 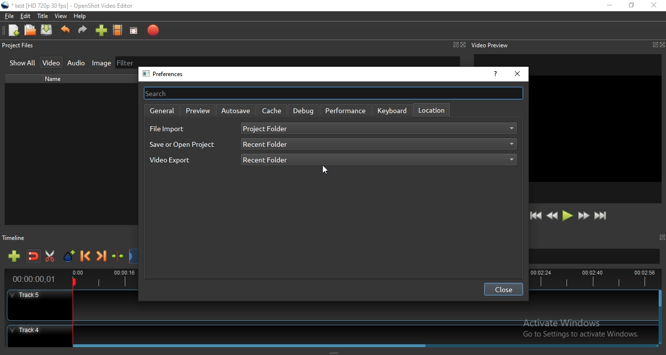 What do you see at coordinates (431, 110) in the screenshot?
I see `location` at bounding box center [431, 110].